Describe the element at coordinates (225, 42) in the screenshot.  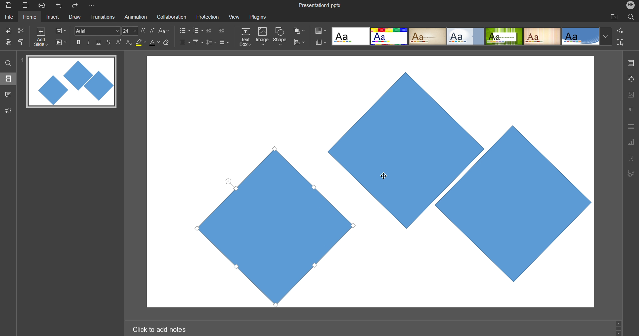
I see `Columns` at that location.